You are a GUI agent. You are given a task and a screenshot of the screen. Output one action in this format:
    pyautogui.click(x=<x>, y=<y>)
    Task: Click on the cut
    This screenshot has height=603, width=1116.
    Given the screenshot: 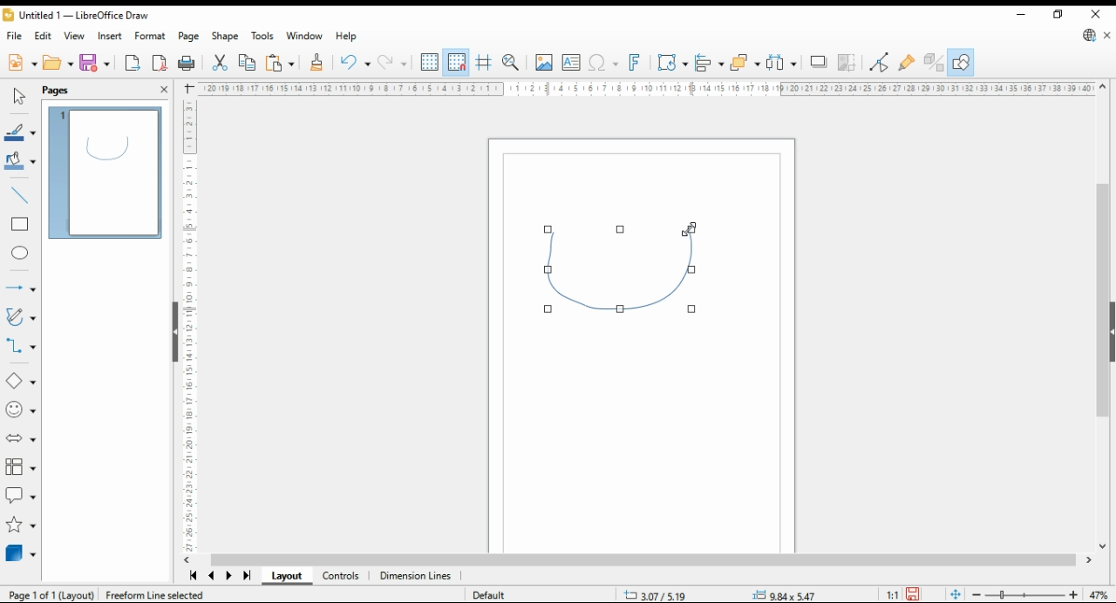 What is the action you would take?
    pyautogui.click(x=219, y=64)
    